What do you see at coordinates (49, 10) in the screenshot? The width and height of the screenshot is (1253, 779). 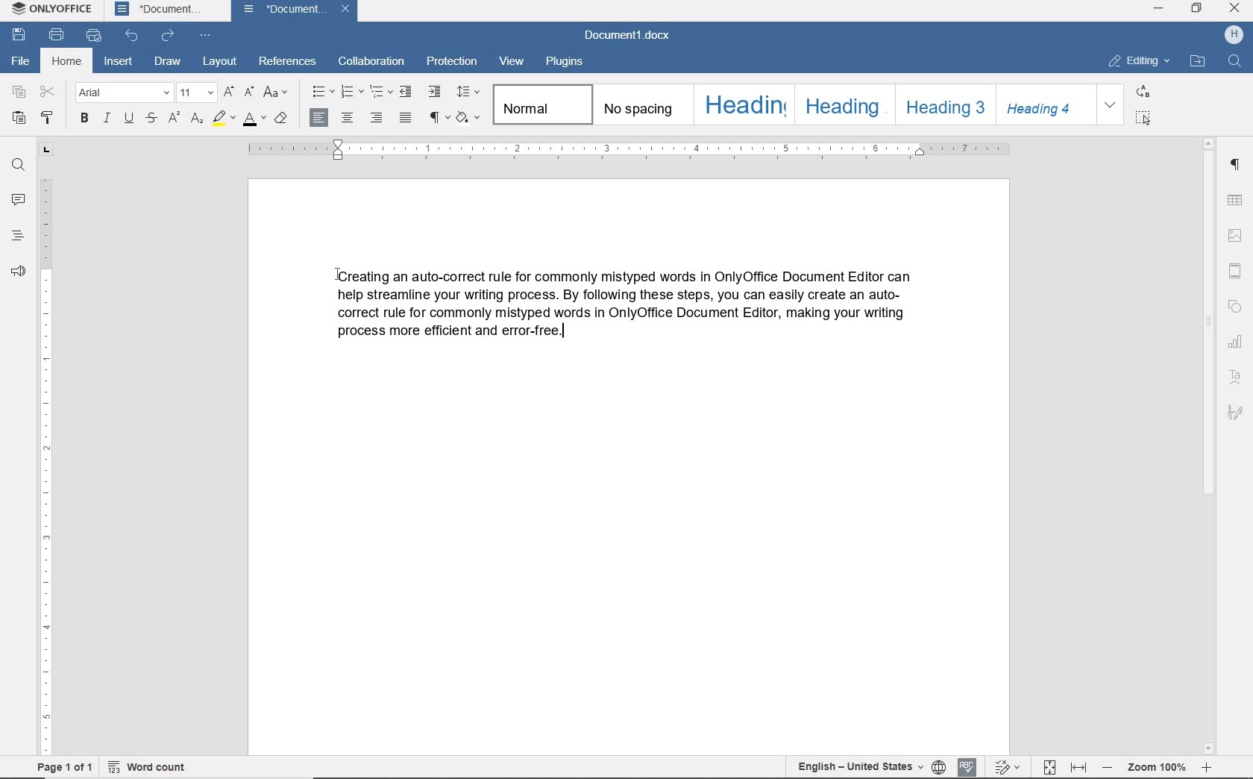 I see `system name` at bounding box center [49, 10].